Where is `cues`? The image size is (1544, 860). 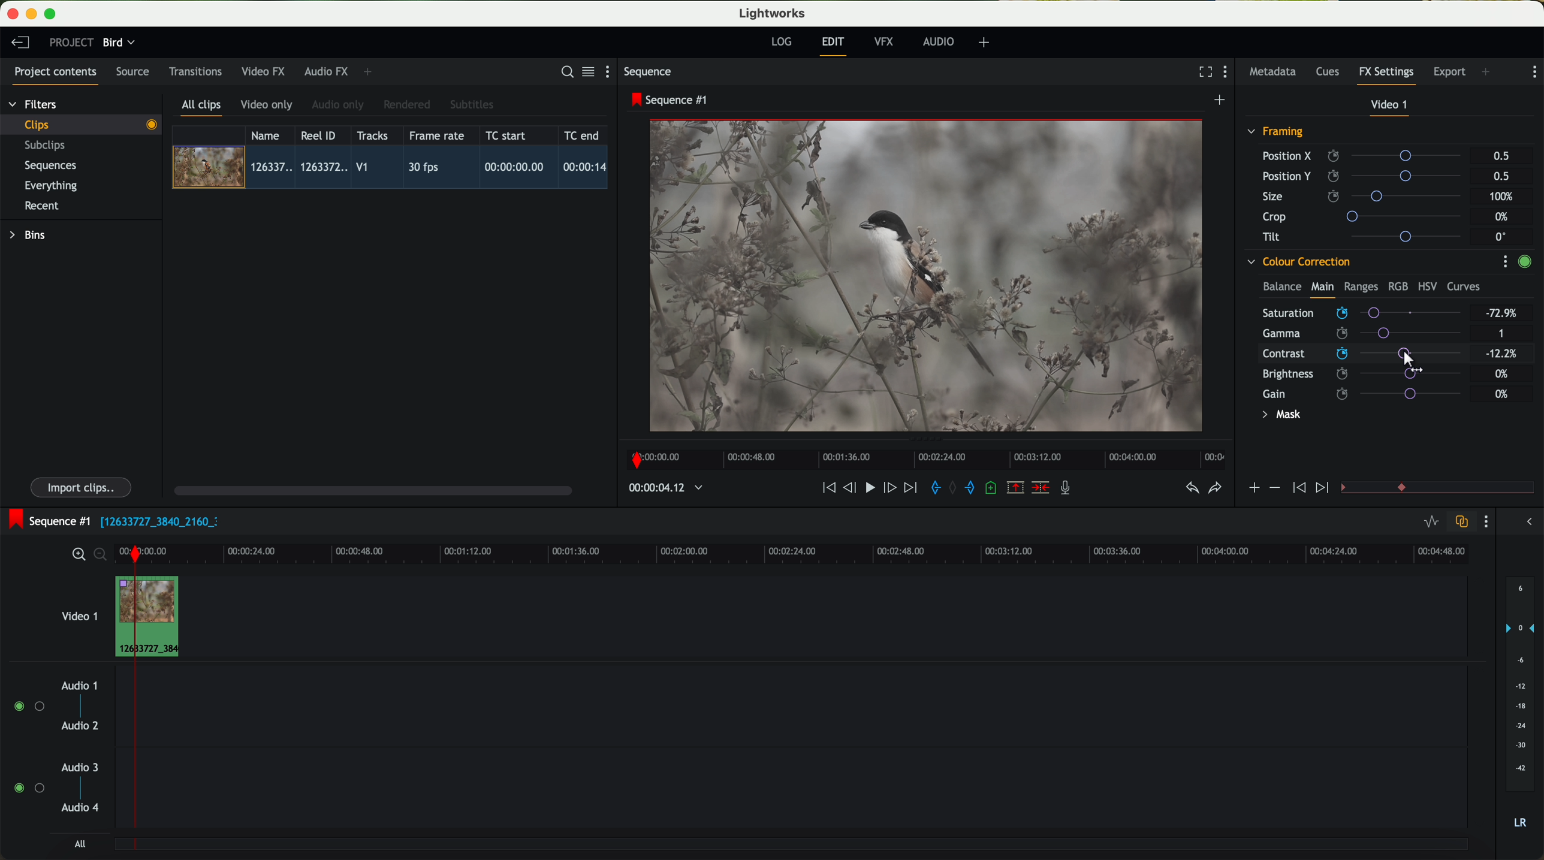 cues is located at coordinates (1331, 73).